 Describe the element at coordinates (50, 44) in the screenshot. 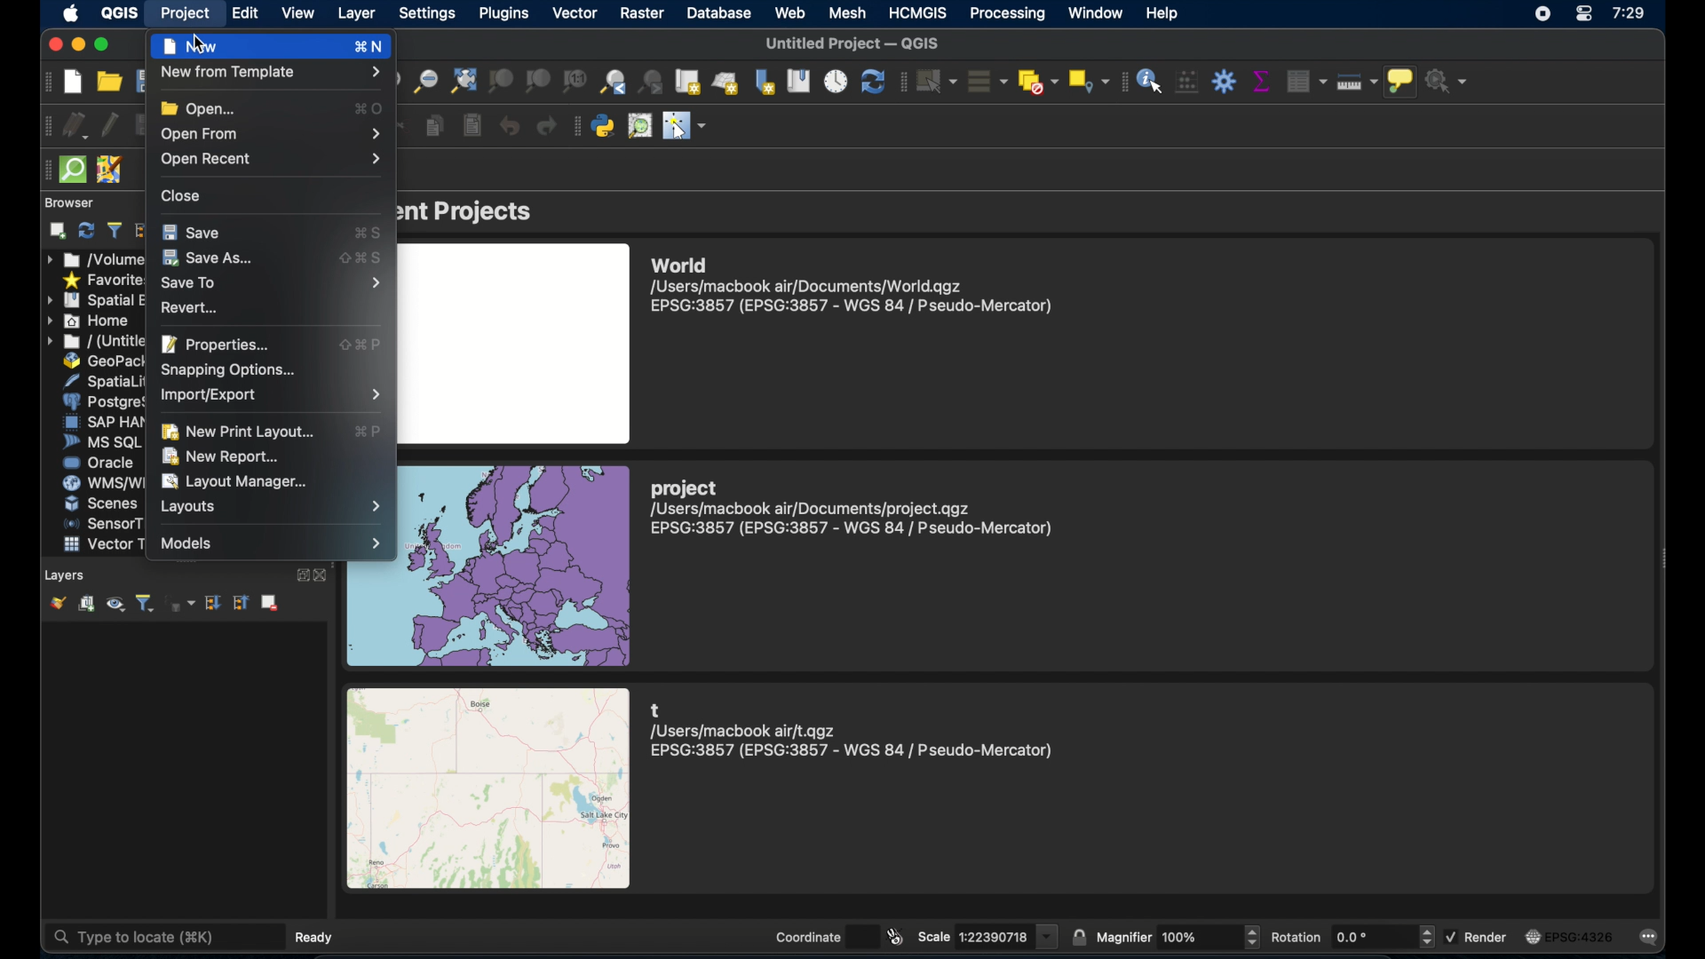

I see `close` at that location.